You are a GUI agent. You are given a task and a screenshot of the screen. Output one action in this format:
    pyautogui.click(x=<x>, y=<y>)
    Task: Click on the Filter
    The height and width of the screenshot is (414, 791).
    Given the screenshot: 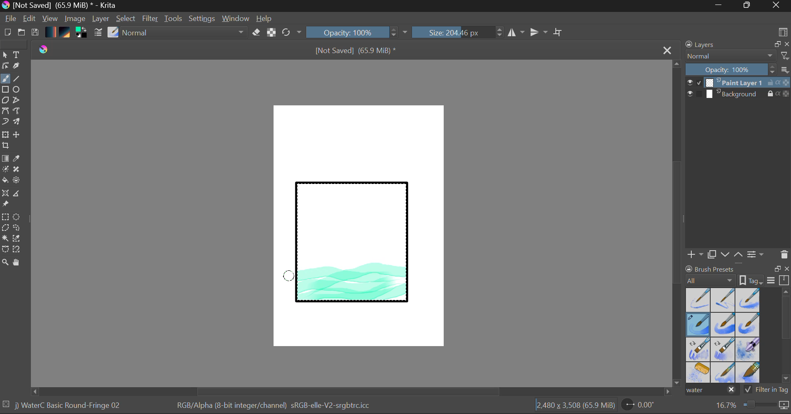 What is the action you would take?
    pyautogui.click(x=151, y=20)
    